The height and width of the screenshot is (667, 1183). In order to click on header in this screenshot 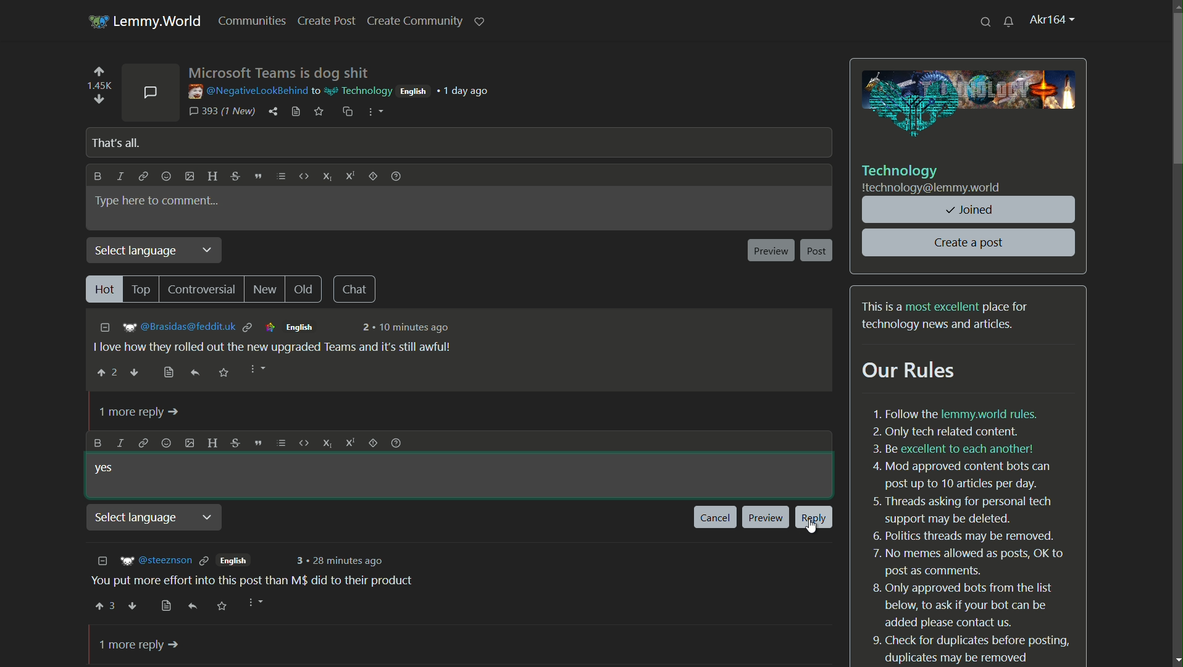, I will do `click(210, 176)`.